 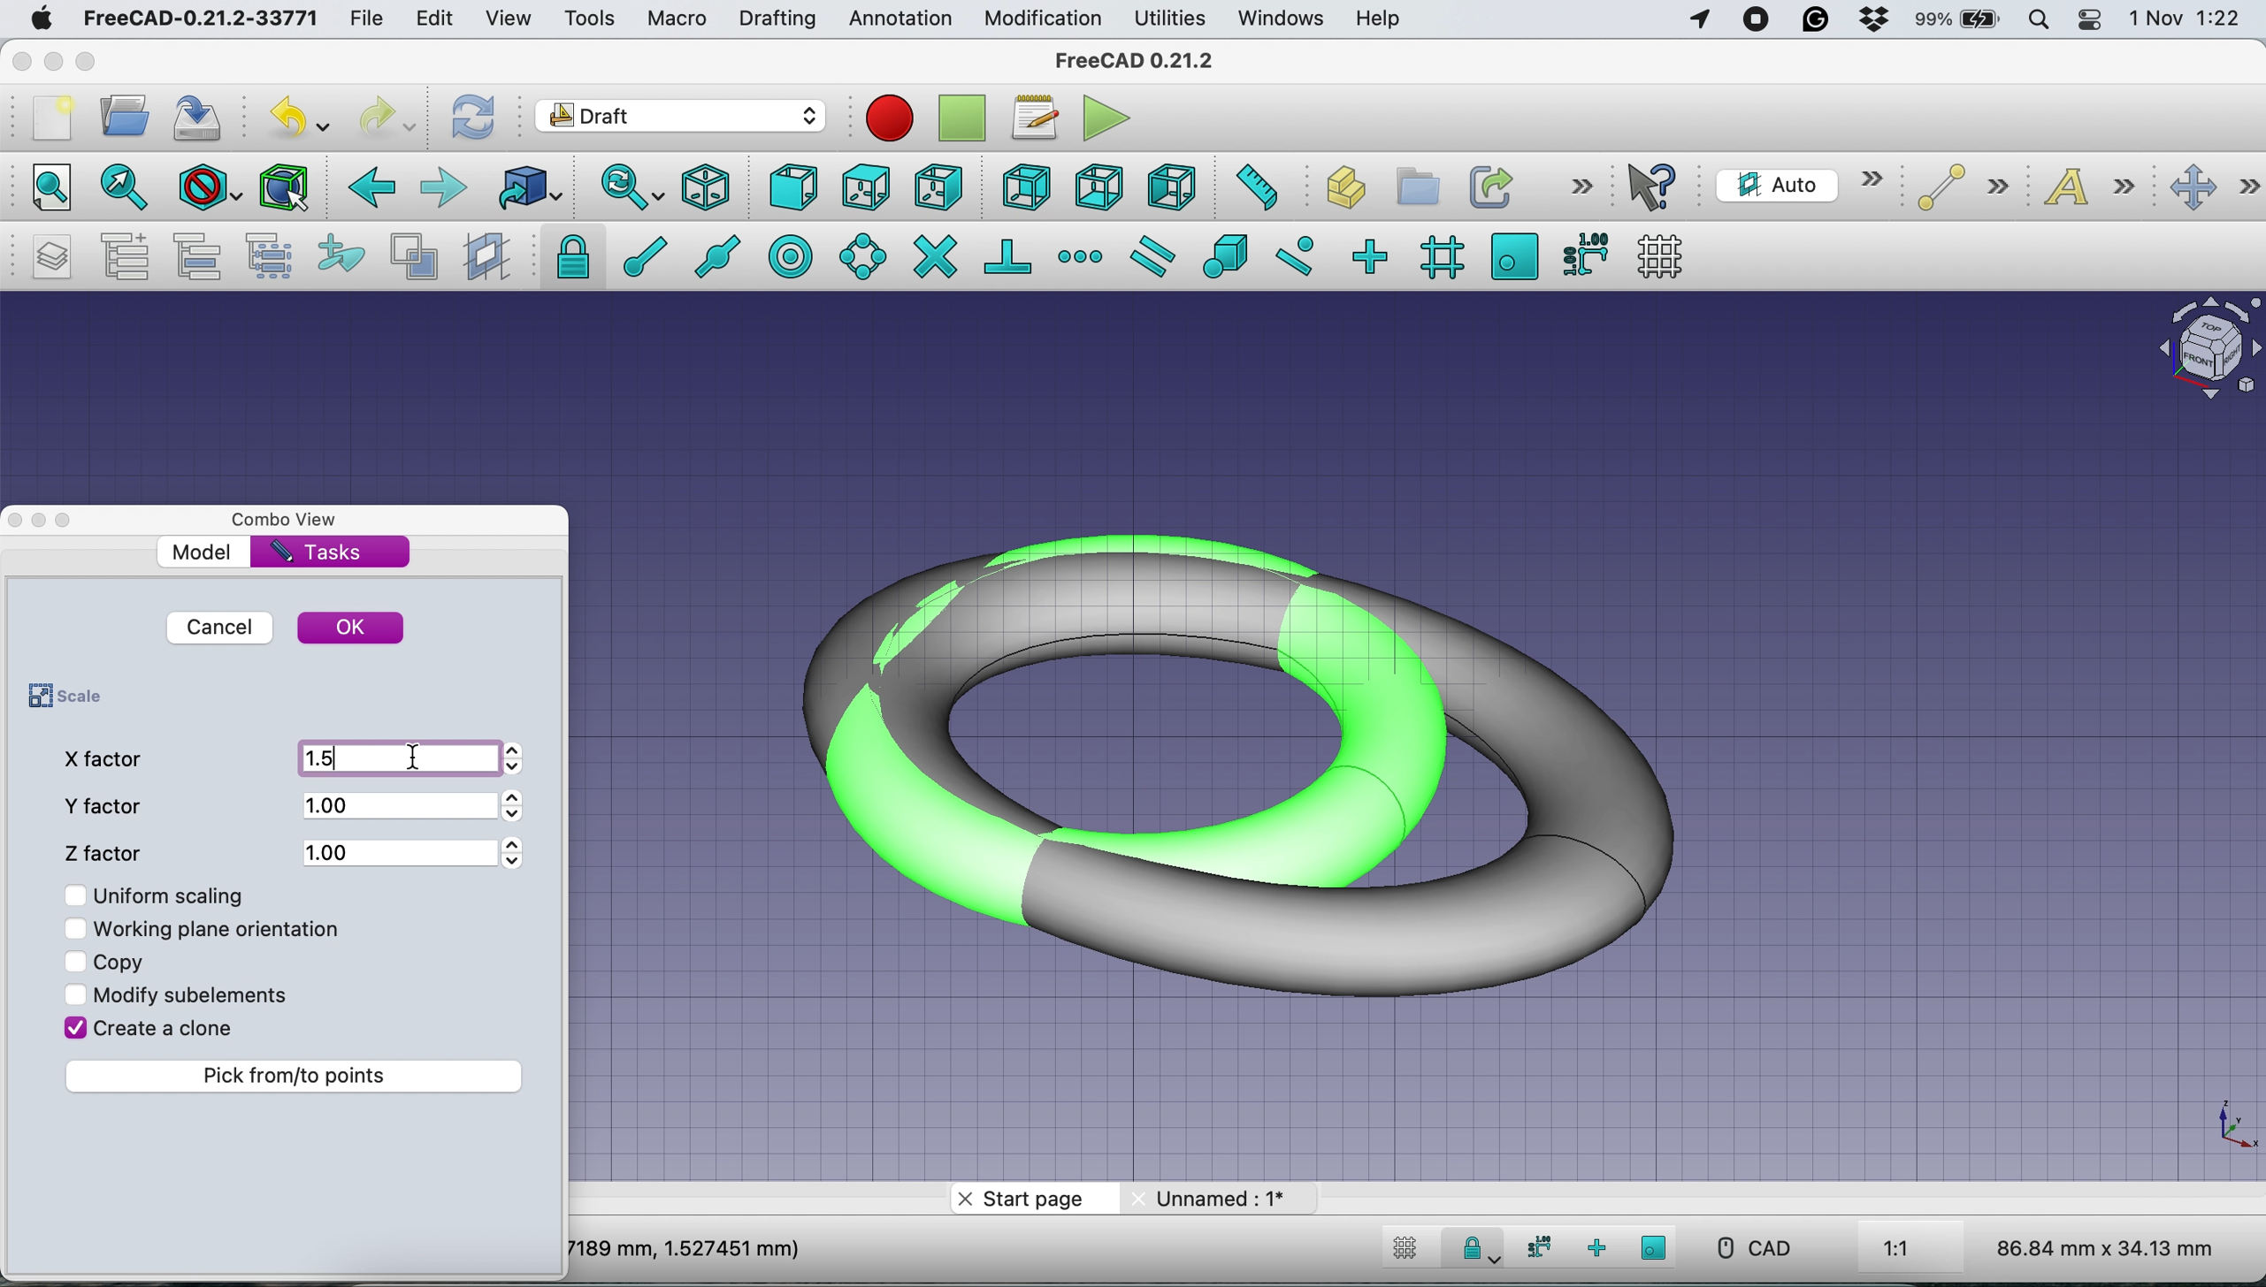 What do you see at coordinates (722, 255) in the screenshot?
I see `snap midpoint` at bounding box center [722, 255].